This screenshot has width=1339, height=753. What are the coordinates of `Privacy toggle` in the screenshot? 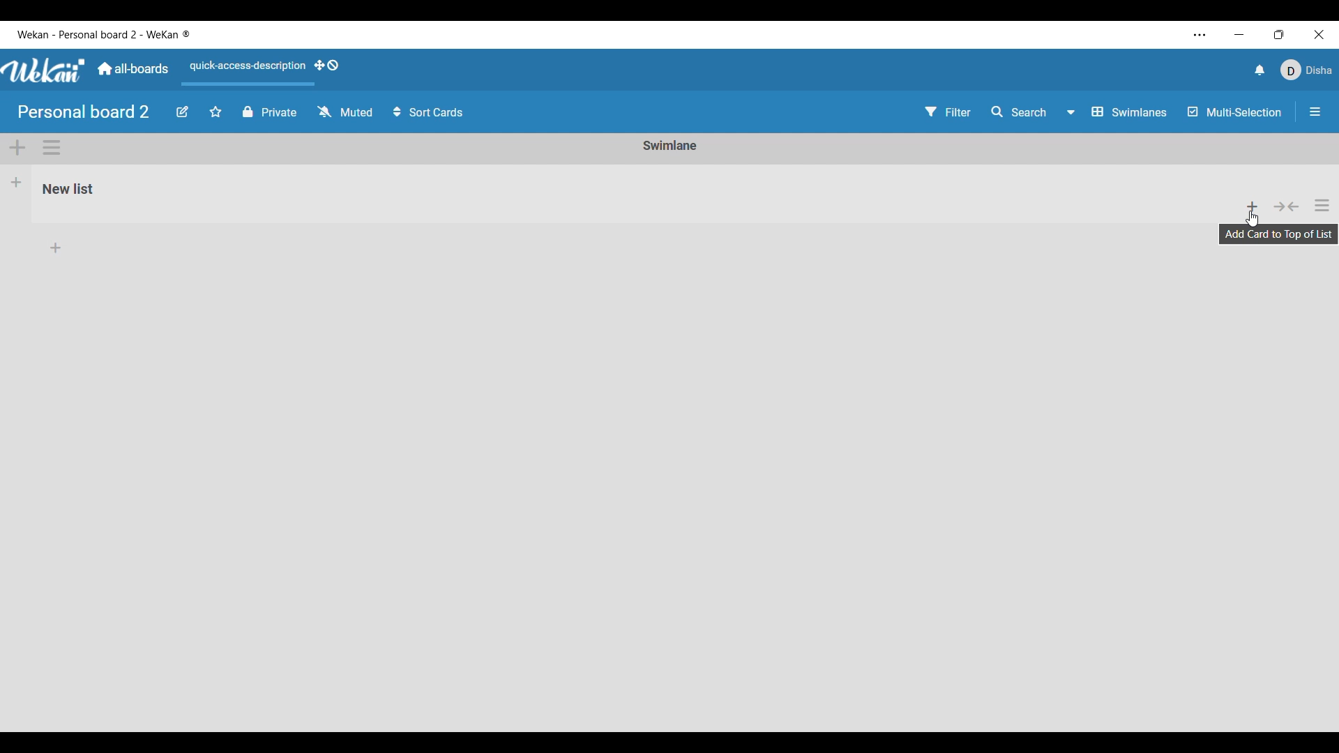 It's located at (270, 112).